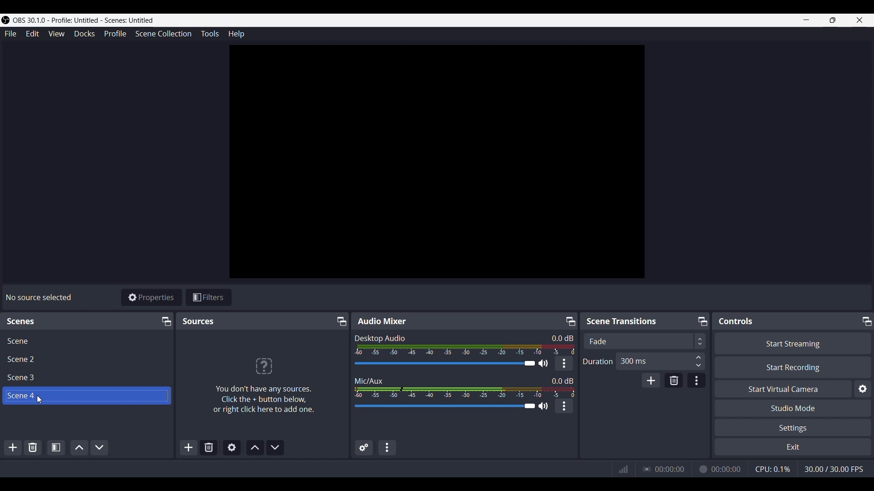 This screenshot has width=874, height=491. Describe the element at coordinates (262, 366) in the screenshot. I see `?` at that location.